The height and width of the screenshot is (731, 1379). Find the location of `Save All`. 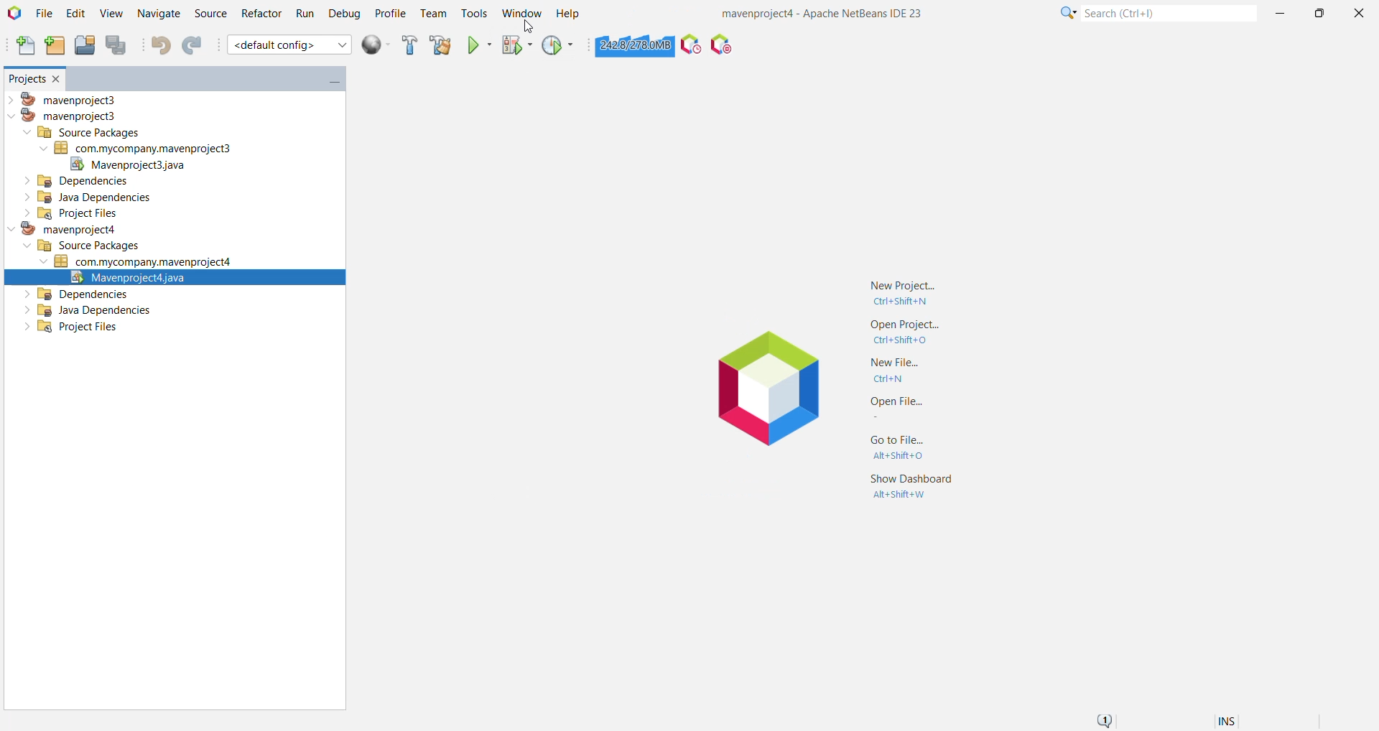

Save All is located at coordinates (119, 47).